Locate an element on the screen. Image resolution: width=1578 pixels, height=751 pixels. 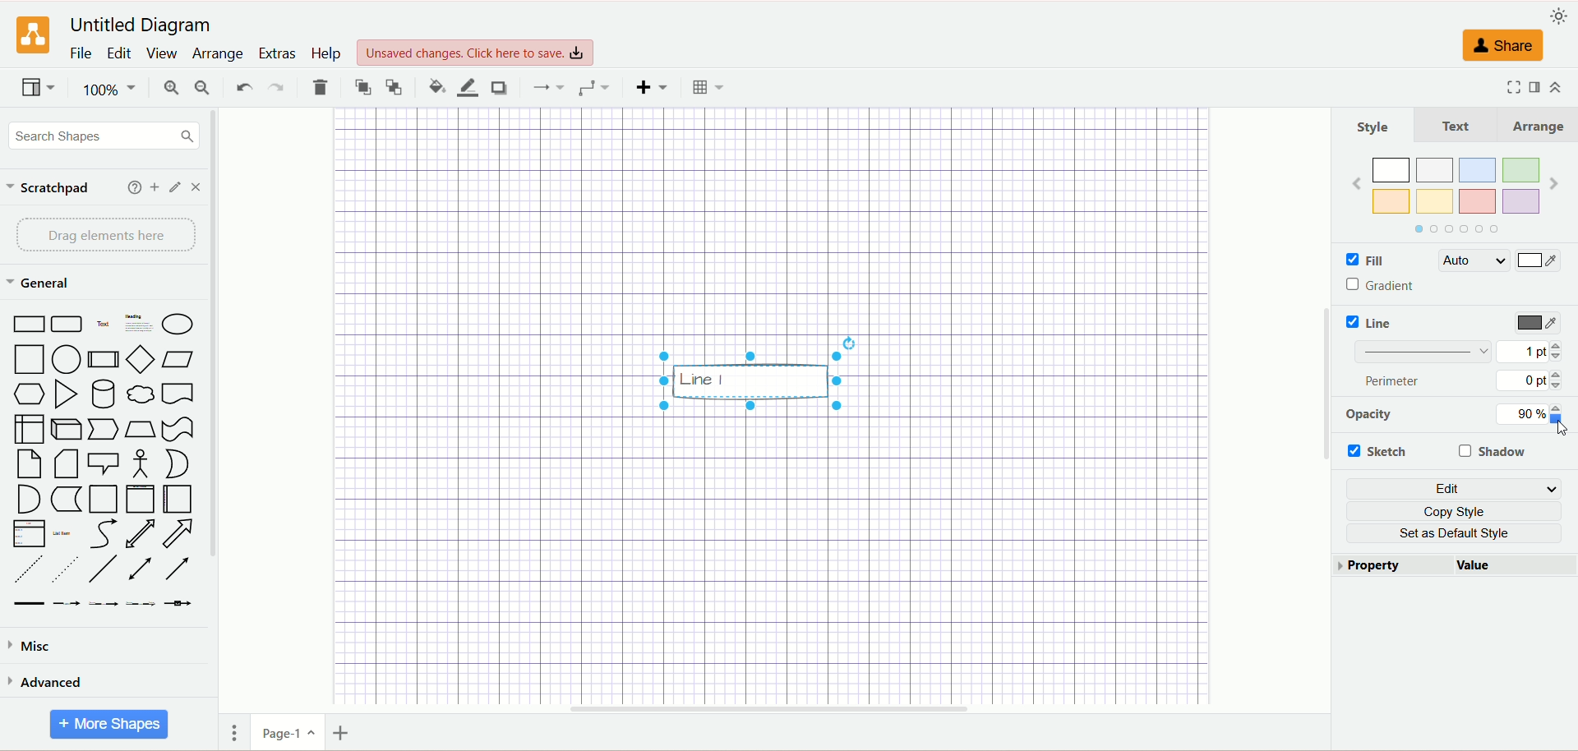
delete is located at coordinates (321, 88).